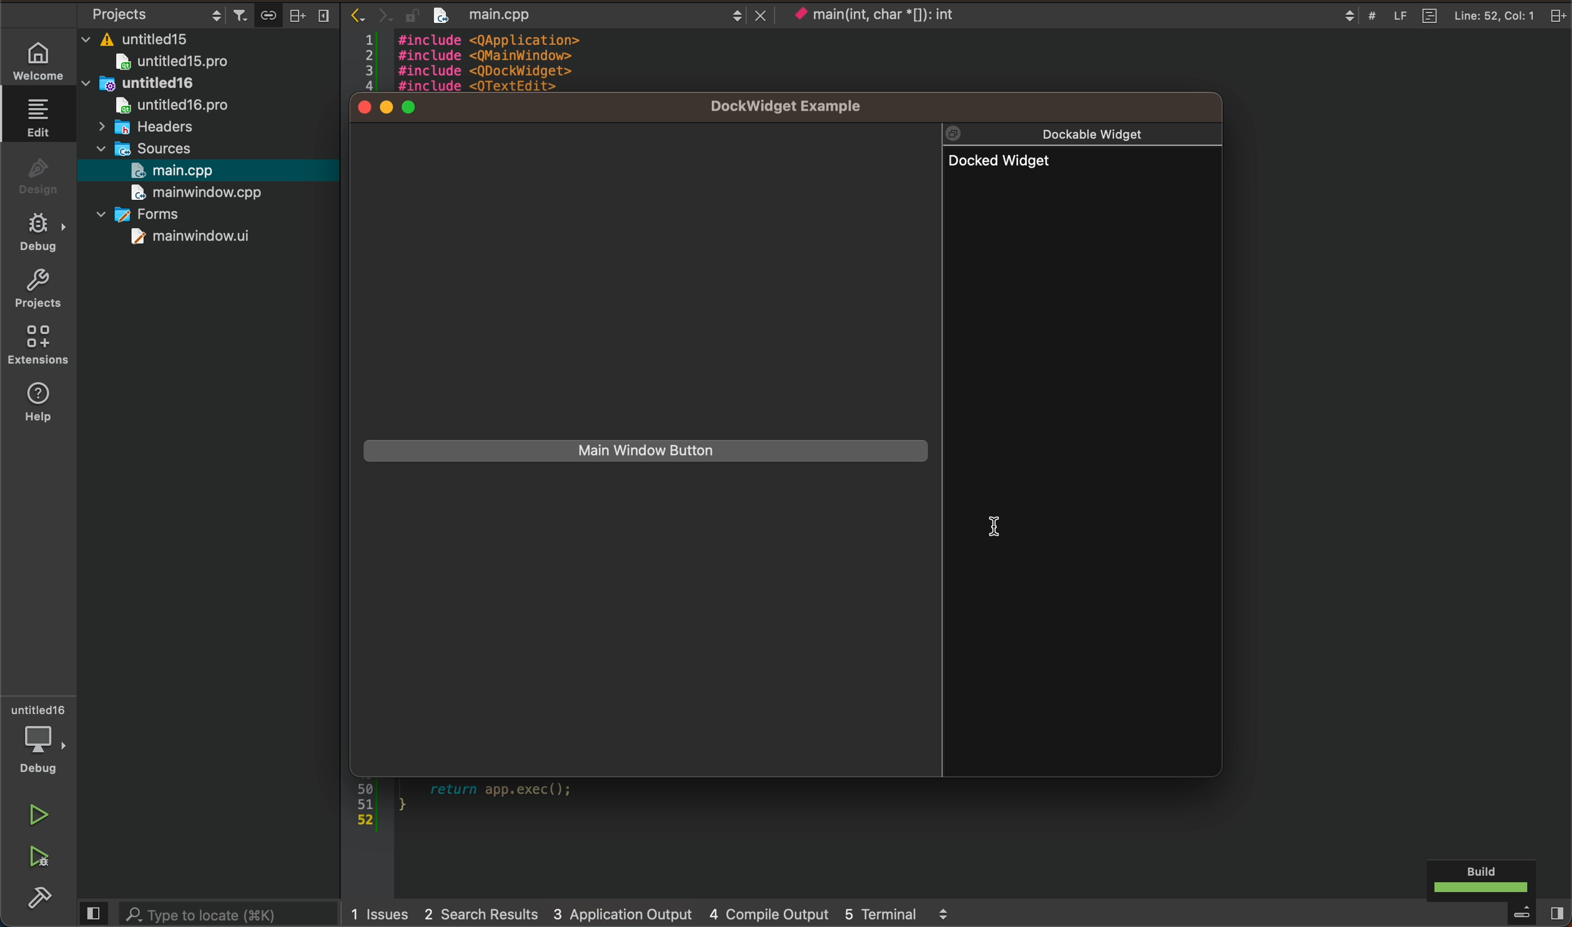  What do you see at coordinates (213, 40) in the screenshot?
I see `files and folders` at bounding box center [213, 40].